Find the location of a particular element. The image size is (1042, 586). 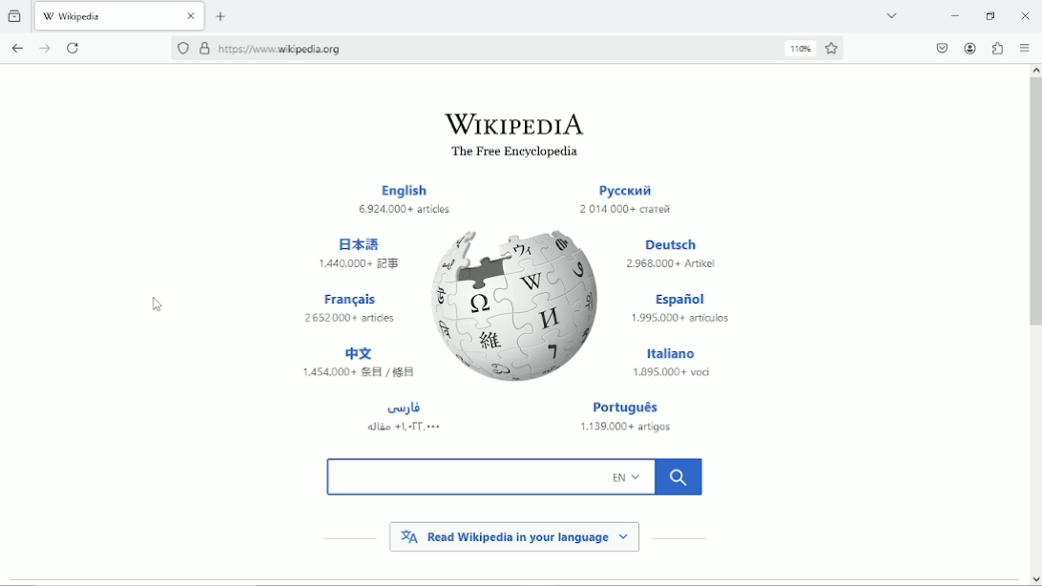

View recent browsing is located at coordinates (15, 15).